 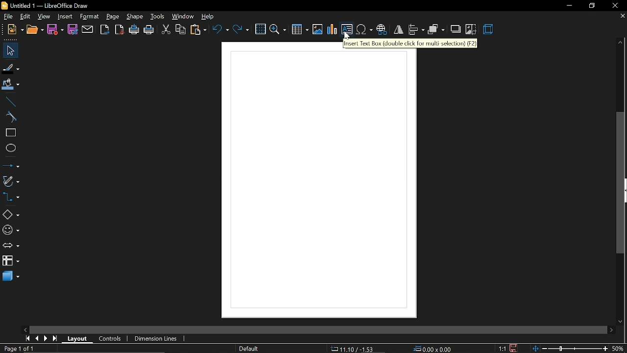 I want to click on fill line, so click(x=11, y=68).